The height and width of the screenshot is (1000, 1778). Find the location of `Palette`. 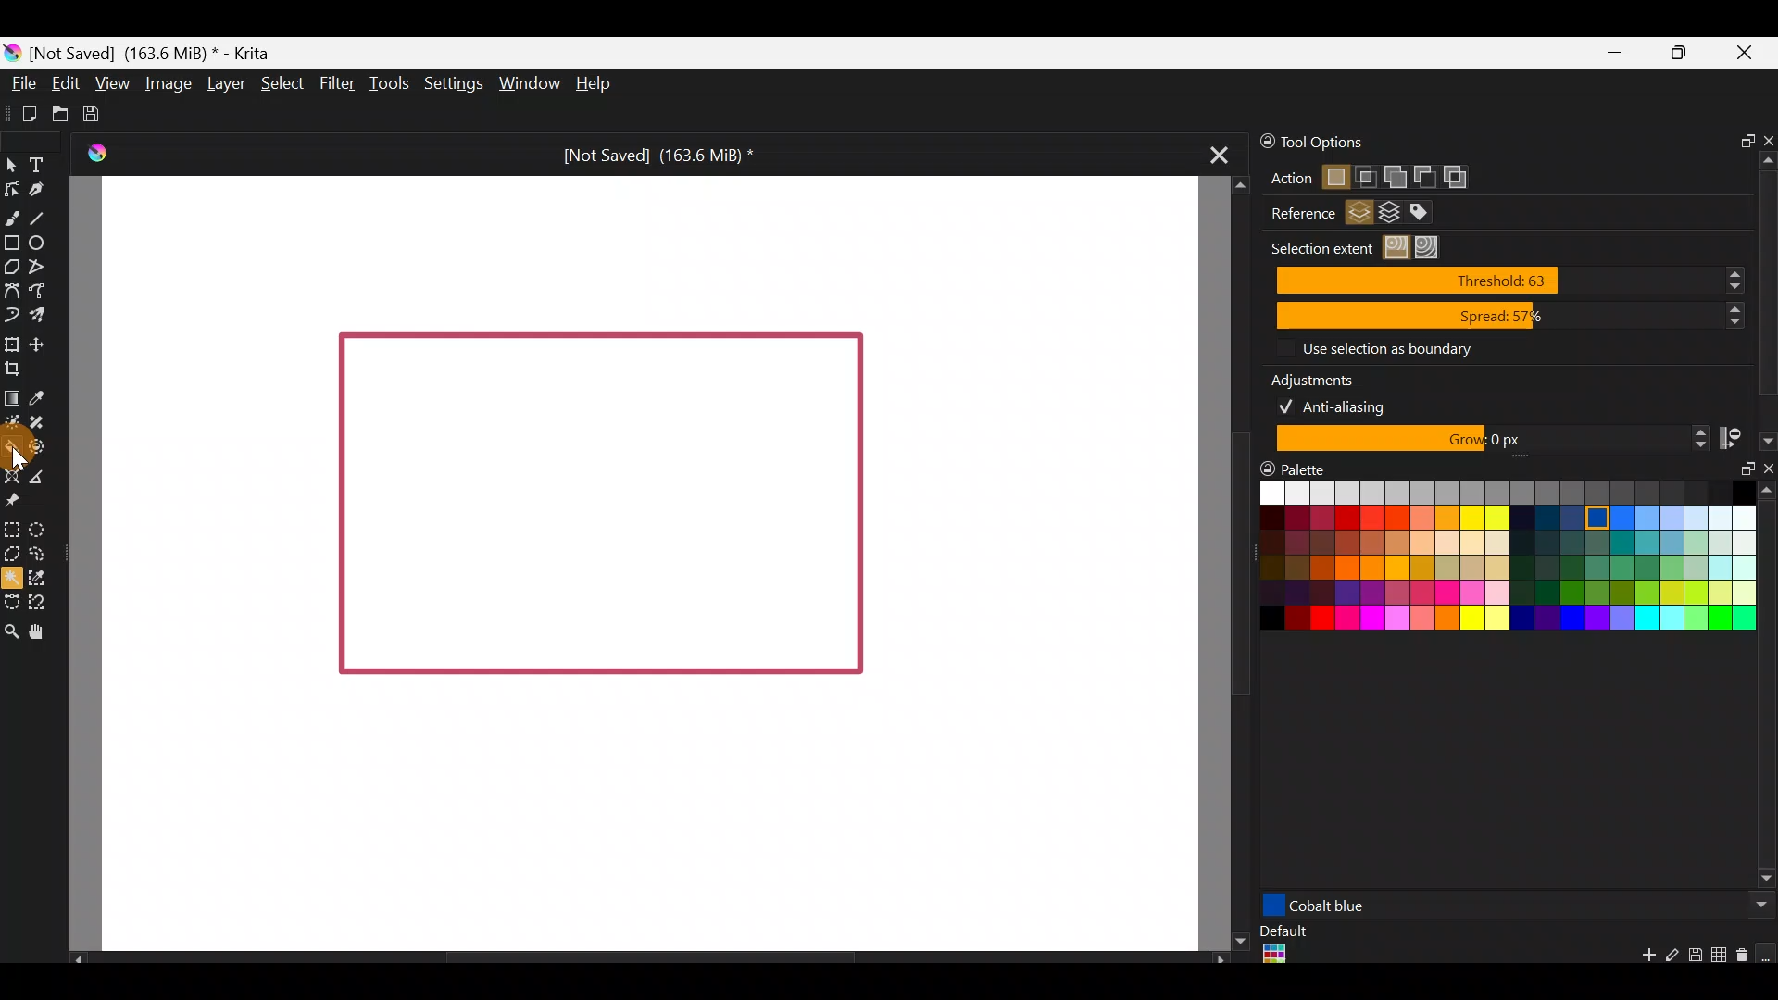

Palette is located at coordinates (1304, 466).